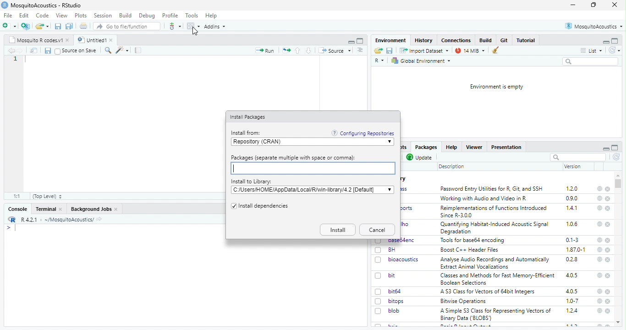 The width and height of the screenshot is (626, 330). What do you see at coordinates (572, 189) in the screenshot?
I see `120` at bounding box center [572, 189].